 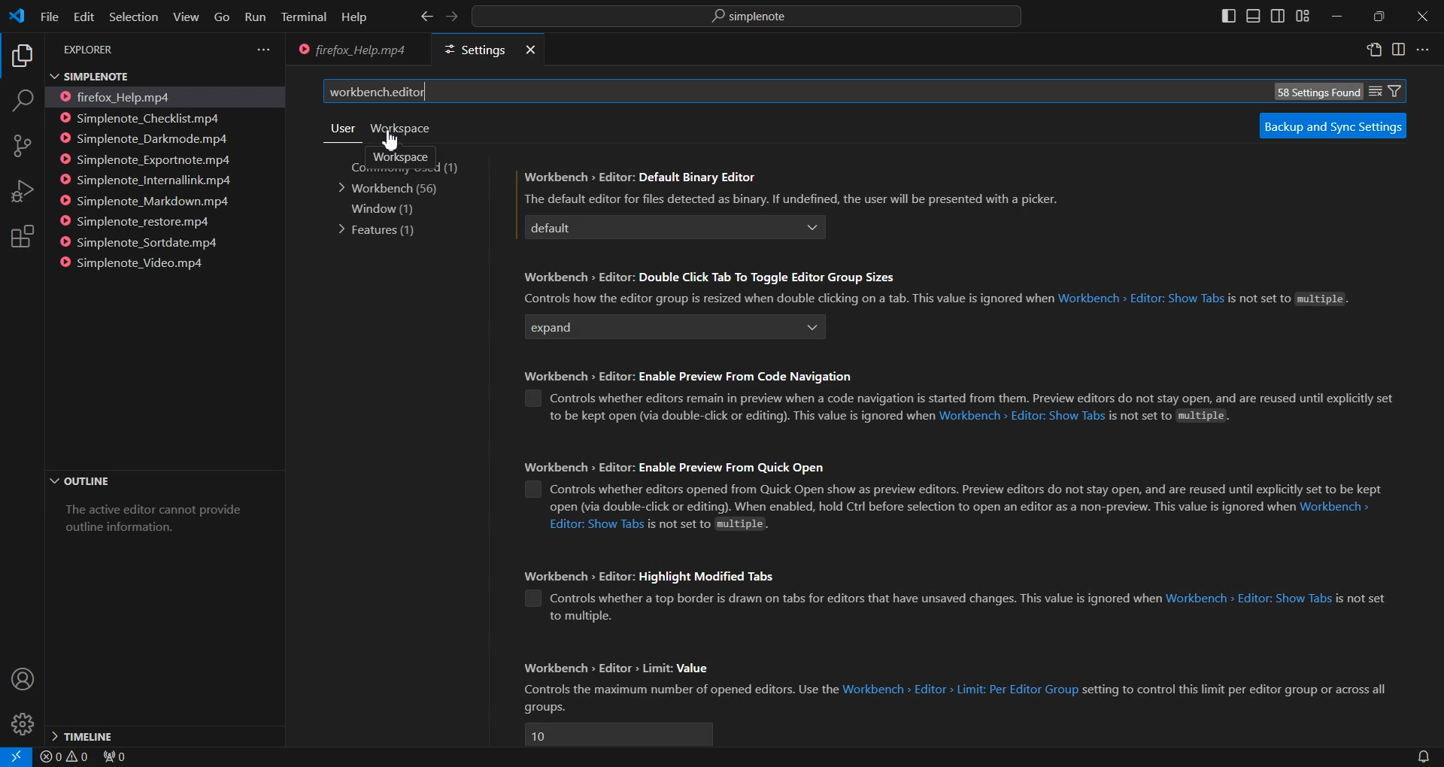 I want to click on Close, so click(x=1422, y=17).